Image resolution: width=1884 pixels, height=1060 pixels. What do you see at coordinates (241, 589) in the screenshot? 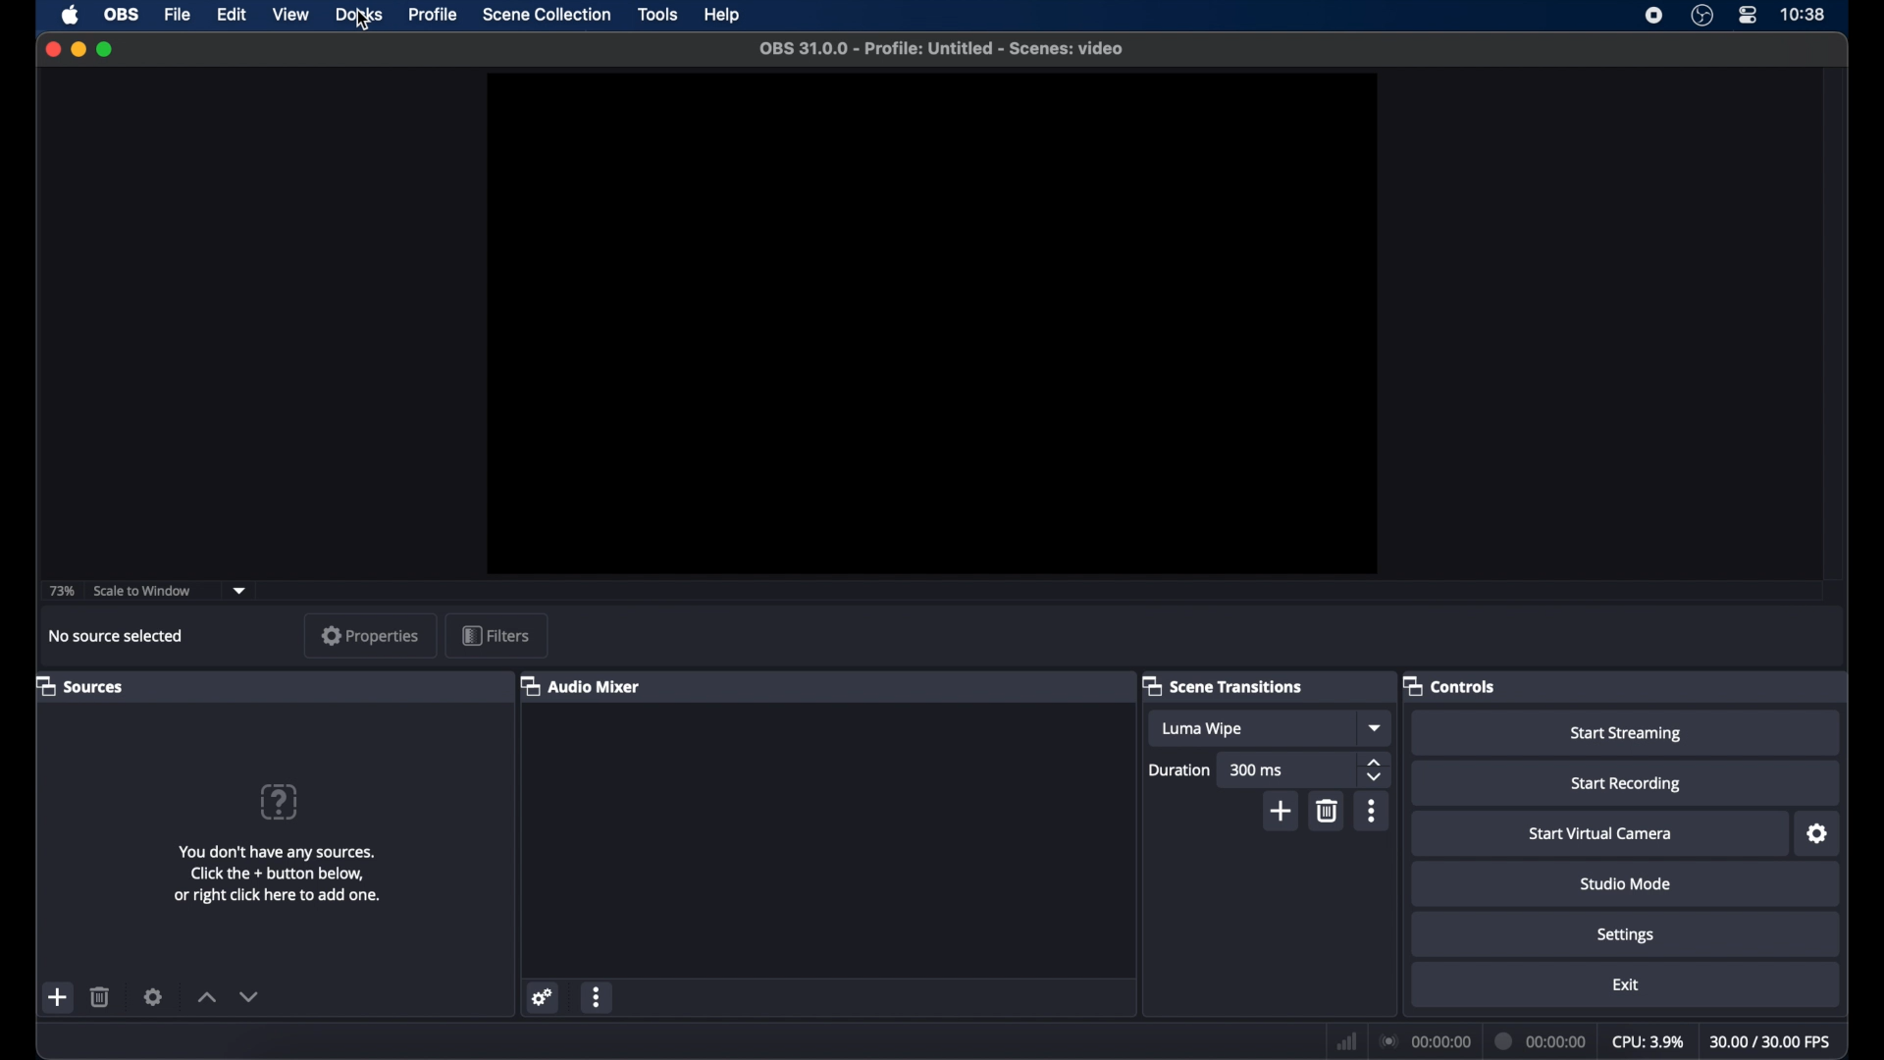
I see `dropdown ` at bounding box center [241, 589].